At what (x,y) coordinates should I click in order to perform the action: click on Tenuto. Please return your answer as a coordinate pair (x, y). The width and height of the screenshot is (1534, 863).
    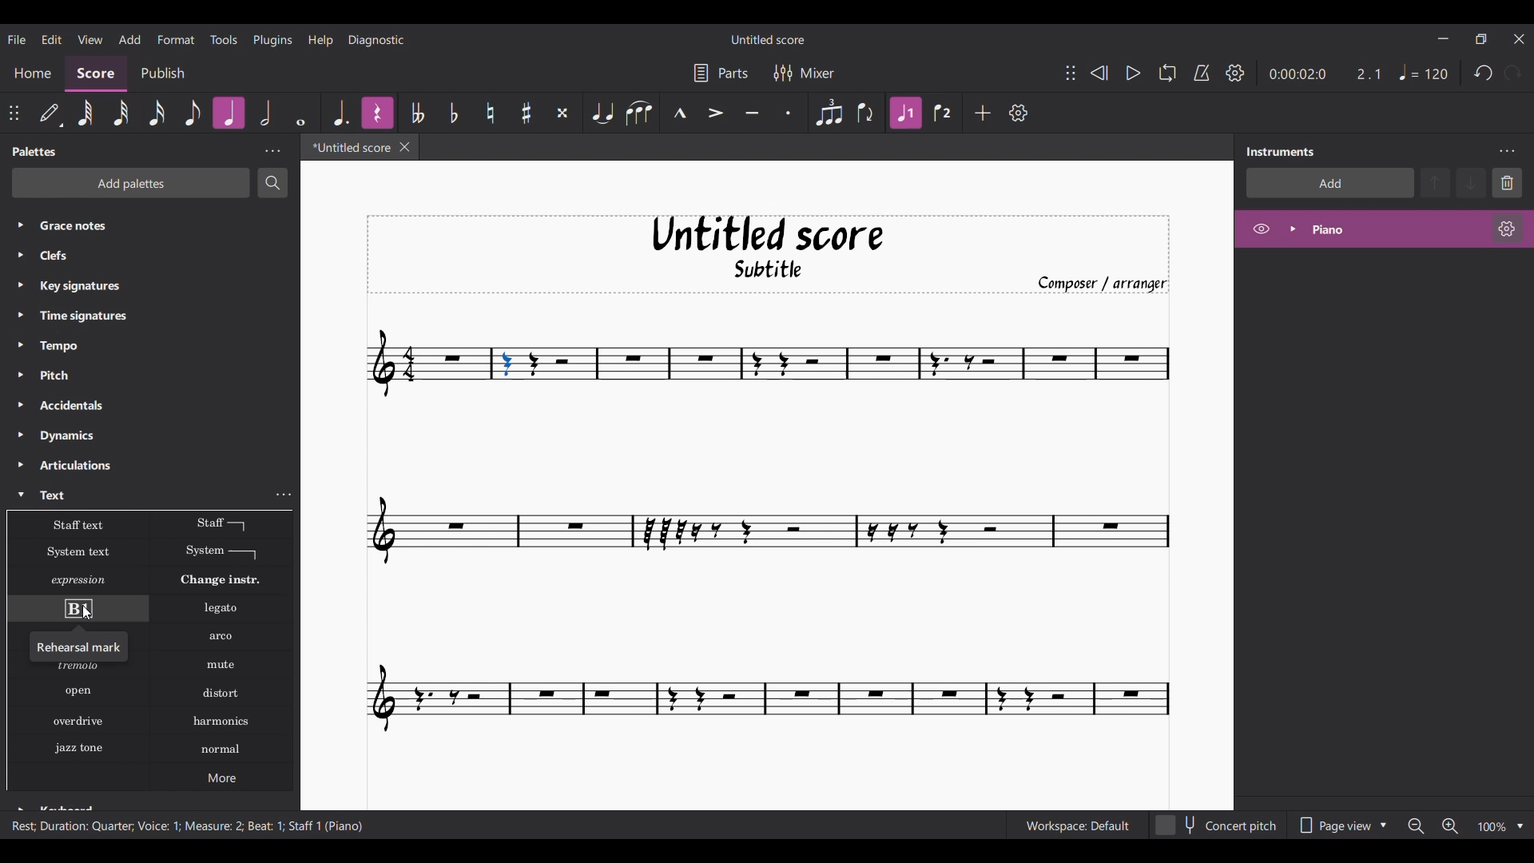
    Looking at the image, I should click on (753, 113).